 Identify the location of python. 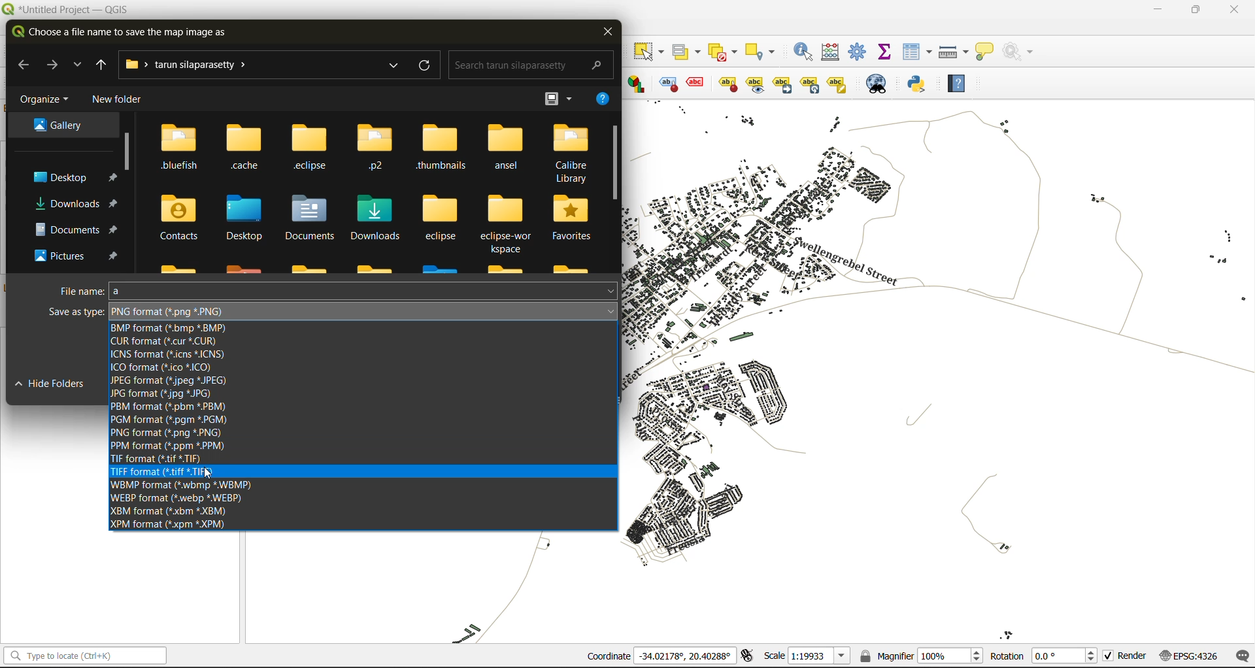
(922, 85).